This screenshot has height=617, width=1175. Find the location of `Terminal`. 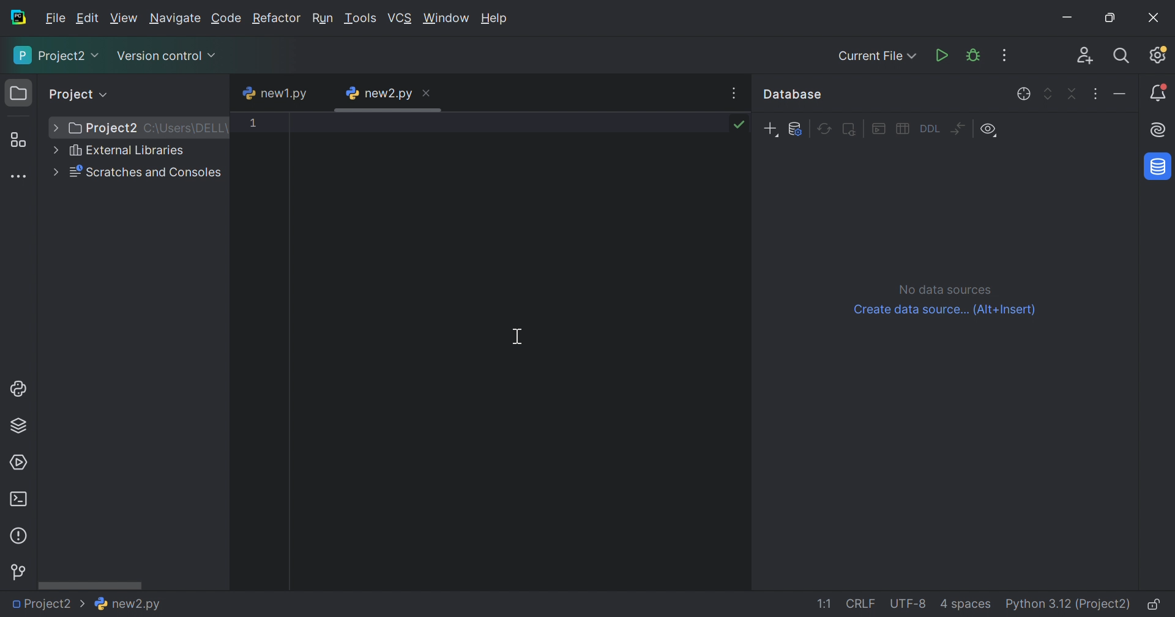

Terminal is located at coordinates (18, 499).